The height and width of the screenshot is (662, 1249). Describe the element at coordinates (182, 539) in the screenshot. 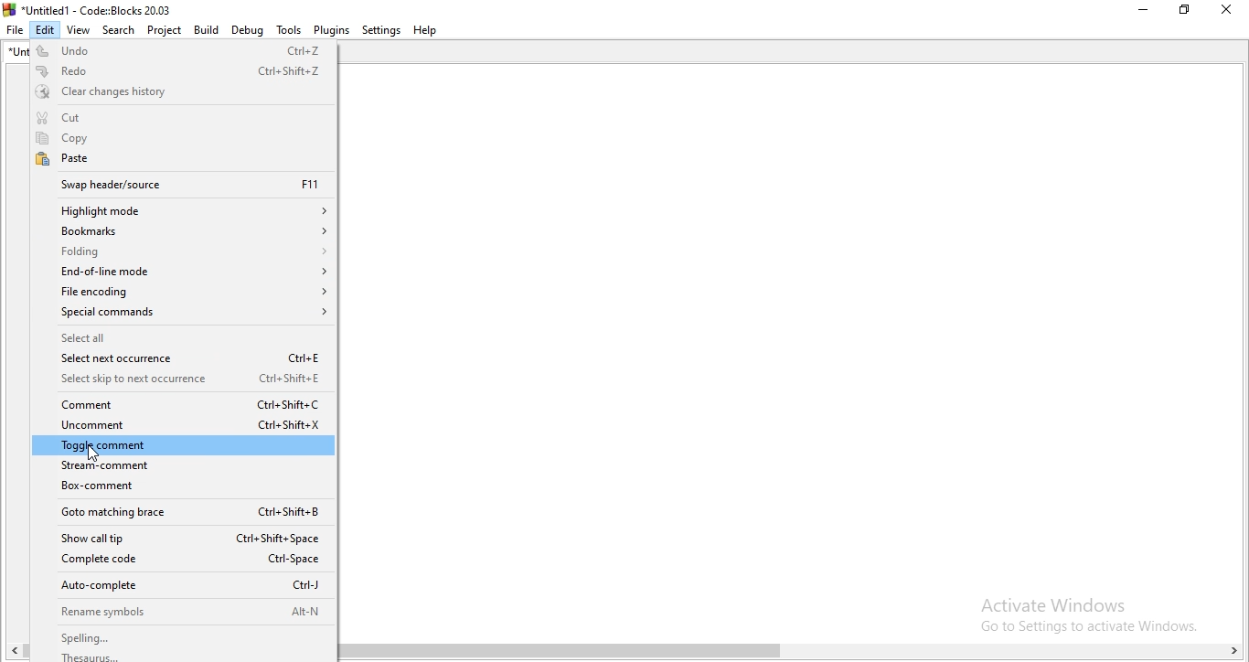

I see `Show call tip` at that location.